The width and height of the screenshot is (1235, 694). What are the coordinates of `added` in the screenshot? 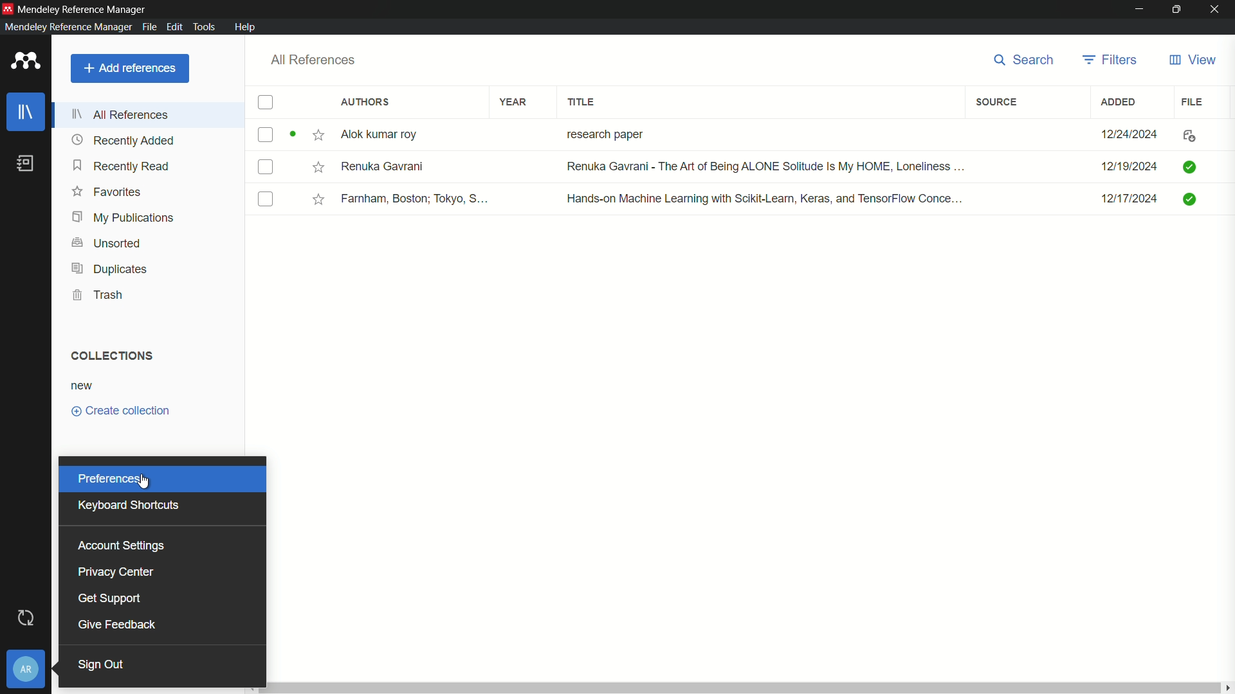 It's located at (1116, 102).